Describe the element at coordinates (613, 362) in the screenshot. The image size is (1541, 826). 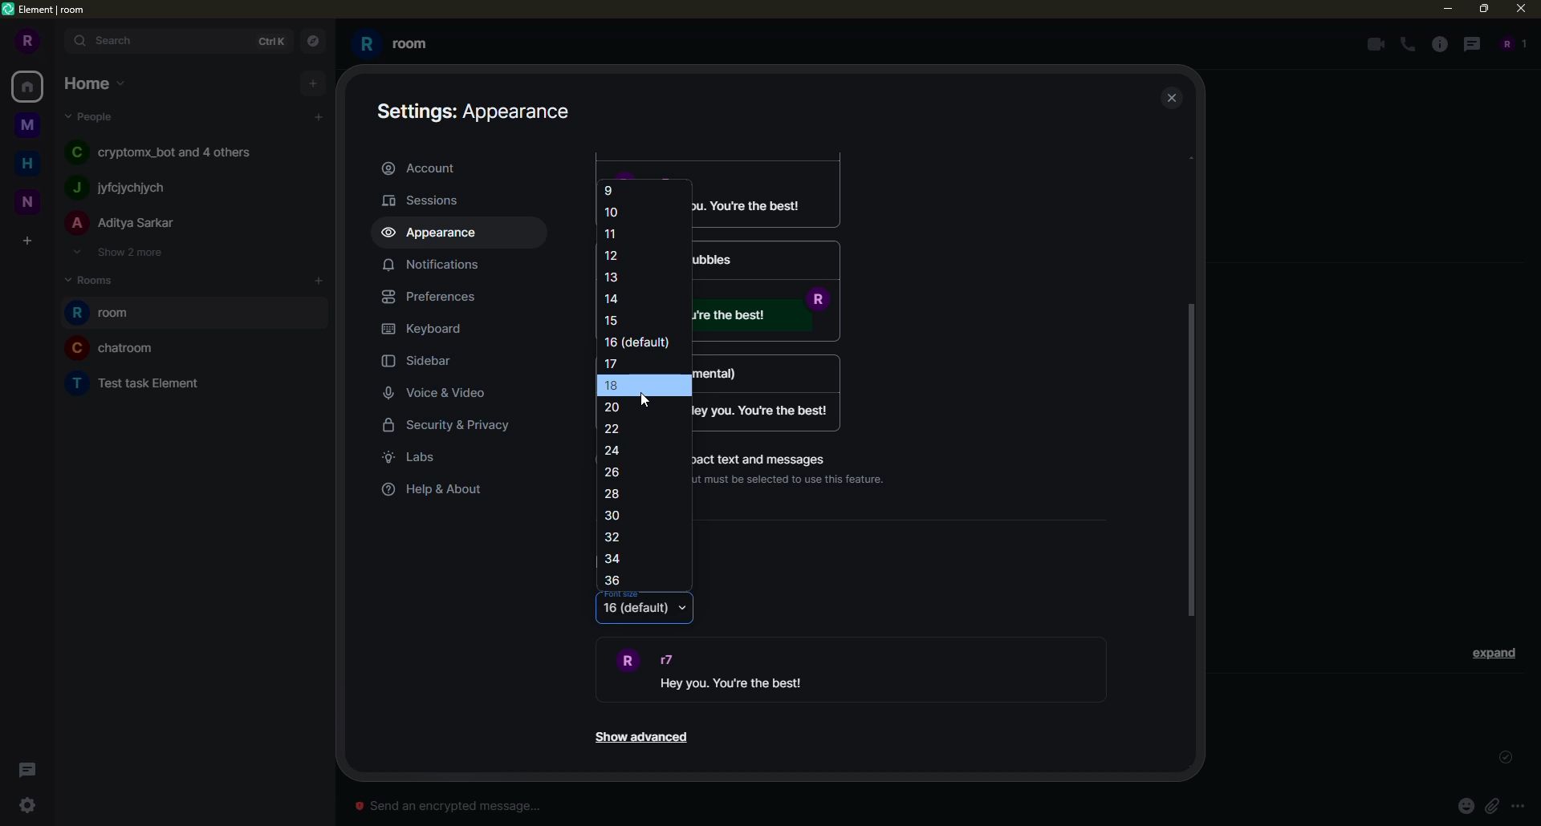
I see `17` at that location.